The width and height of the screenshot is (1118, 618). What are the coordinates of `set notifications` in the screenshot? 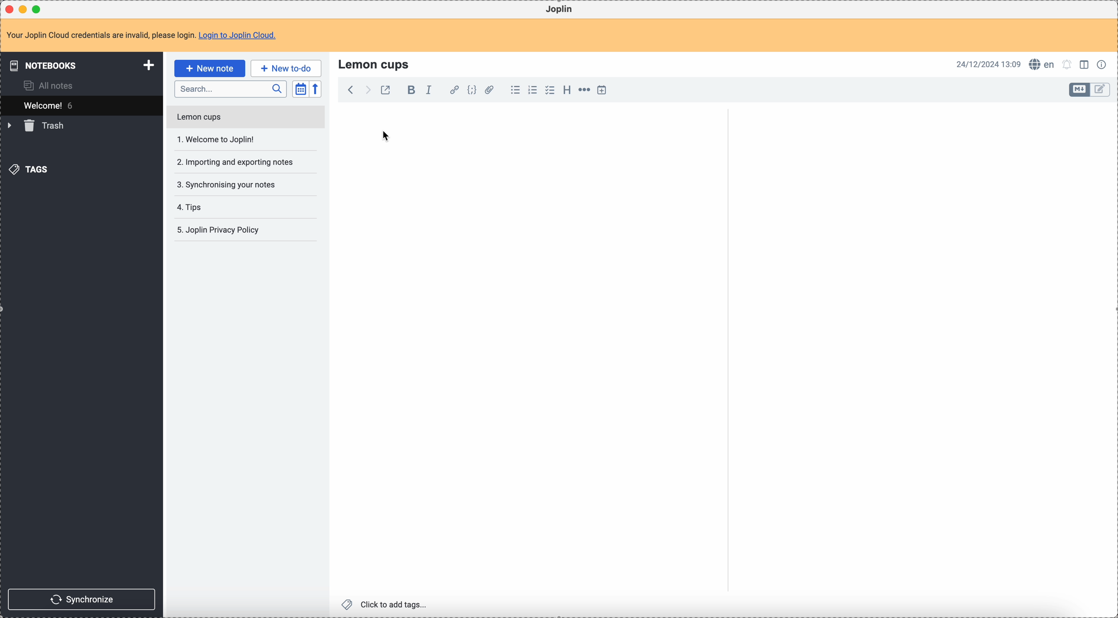 It's located at (1067, 64).